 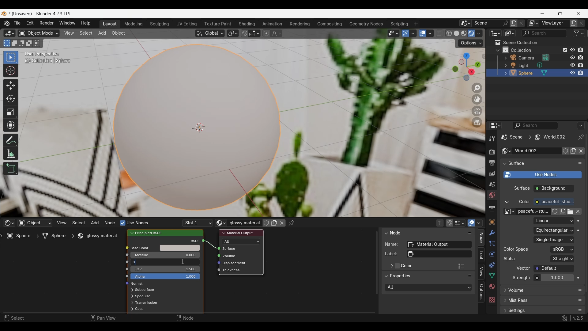 I want to click on Select box, so click(x=11, y=58).